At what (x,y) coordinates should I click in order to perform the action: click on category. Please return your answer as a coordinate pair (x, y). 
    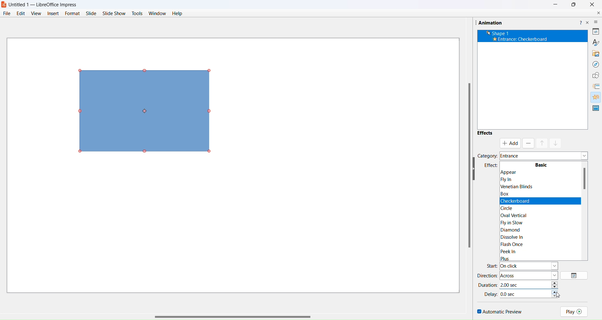
    Looking at the image, I should click on (487, 156).